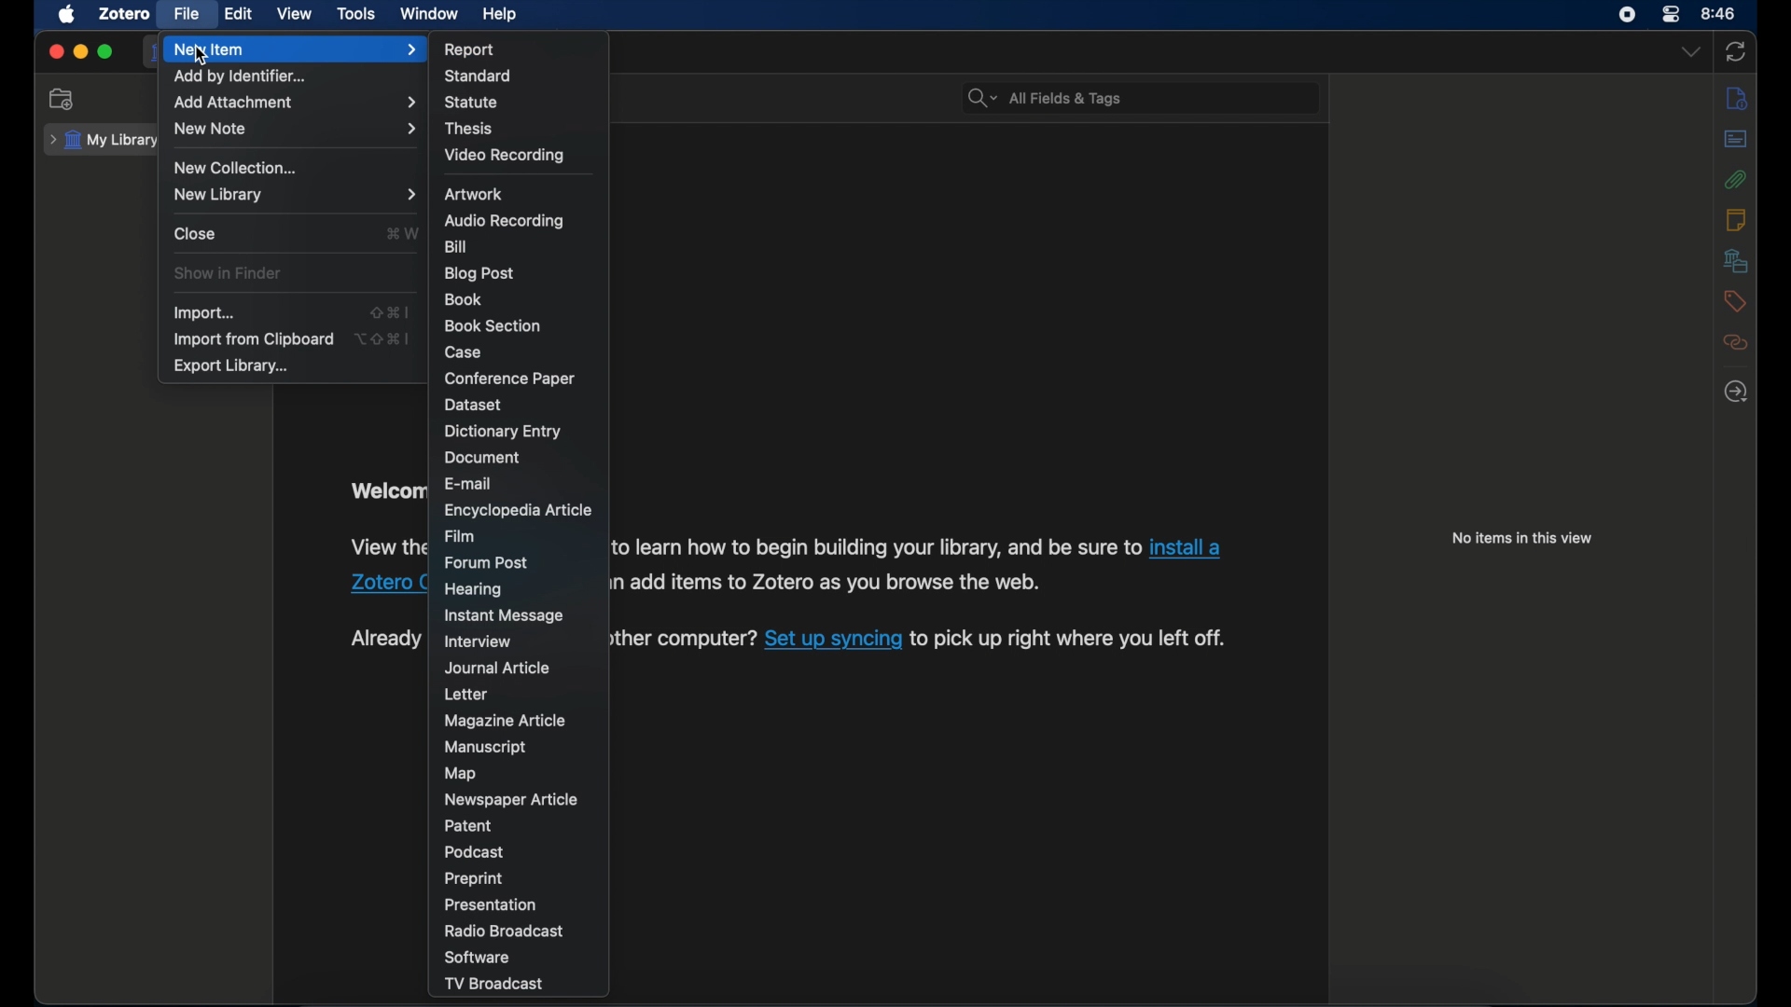 The height and width of the screenshot is (1007, 1791). Describe the element at coordinates (513, 799) in the screenshot. I see `newspaper article` at that location.